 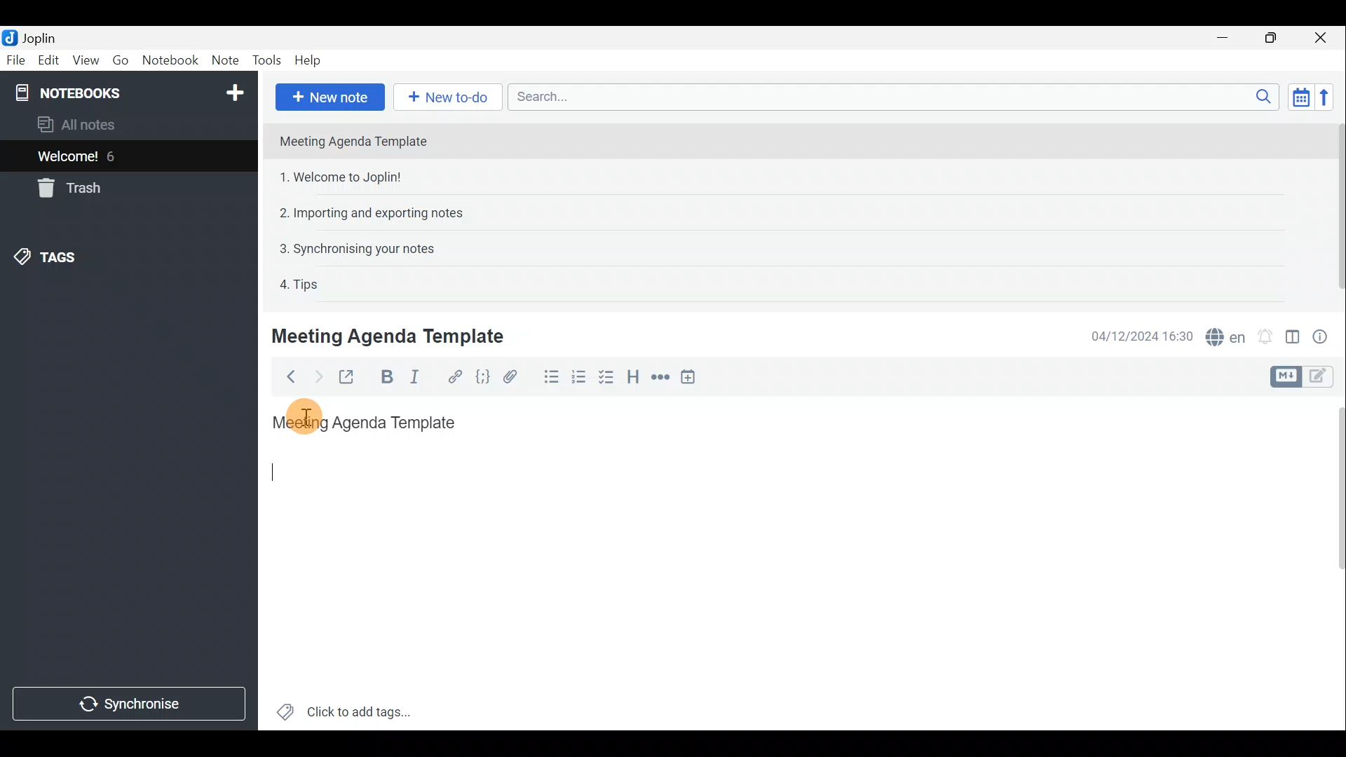 I want to click on Bulleted list, so click(x=550, y=377).